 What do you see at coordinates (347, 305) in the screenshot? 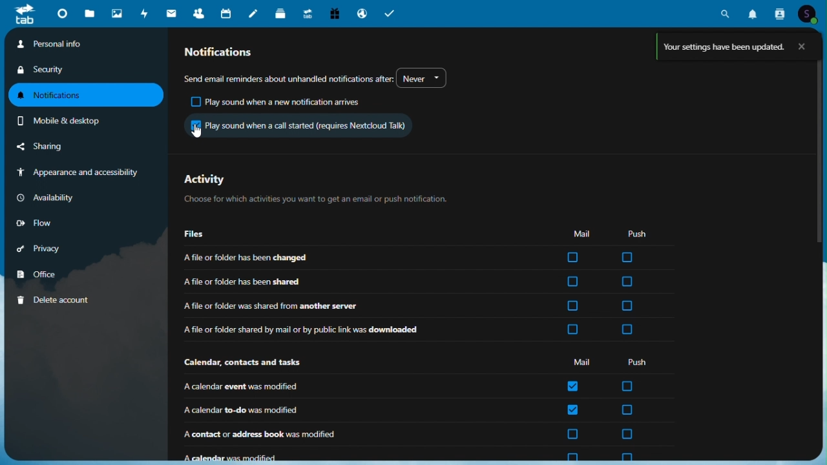
I see `A file or folder has been shared from another server` at bounding box center [347, 305].